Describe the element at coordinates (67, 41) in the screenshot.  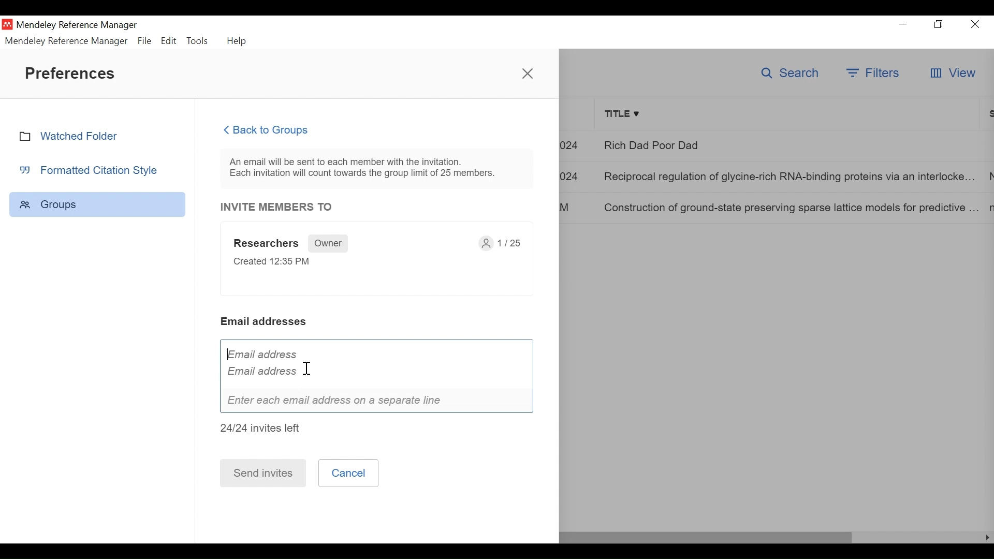
I see `Mendeley Reference Manager` at that location.